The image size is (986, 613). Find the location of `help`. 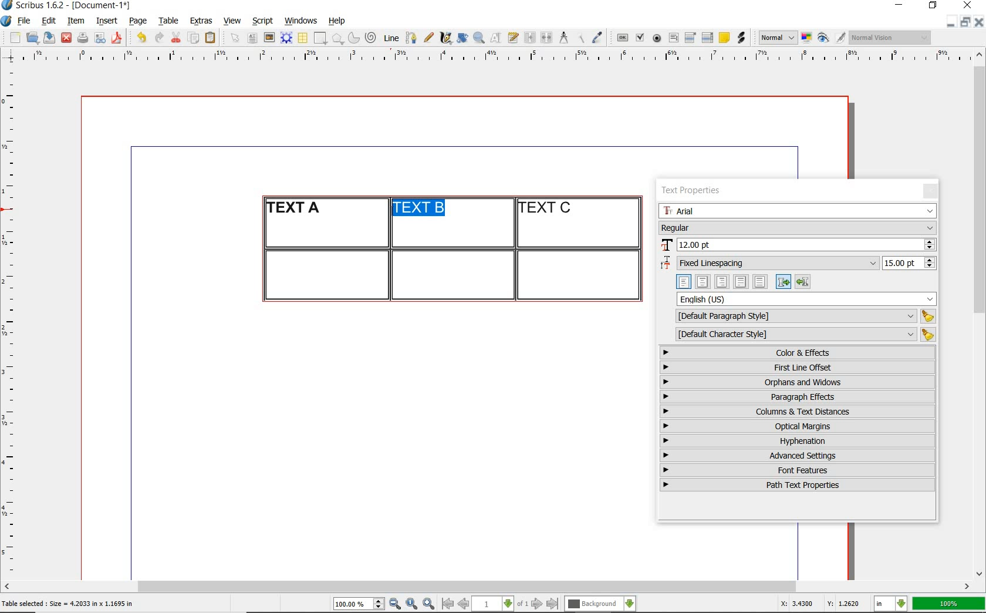

help is located at coordinates (336, 22).